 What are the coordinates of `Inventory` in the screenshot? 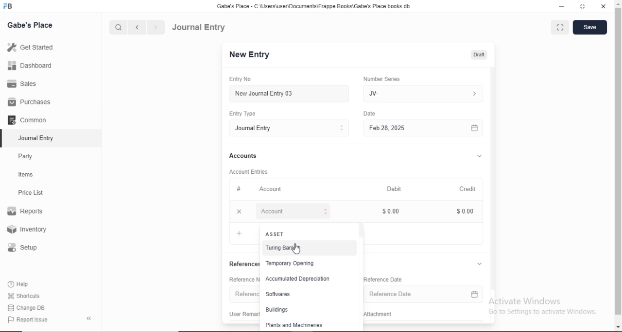 It's located at (27, 229).